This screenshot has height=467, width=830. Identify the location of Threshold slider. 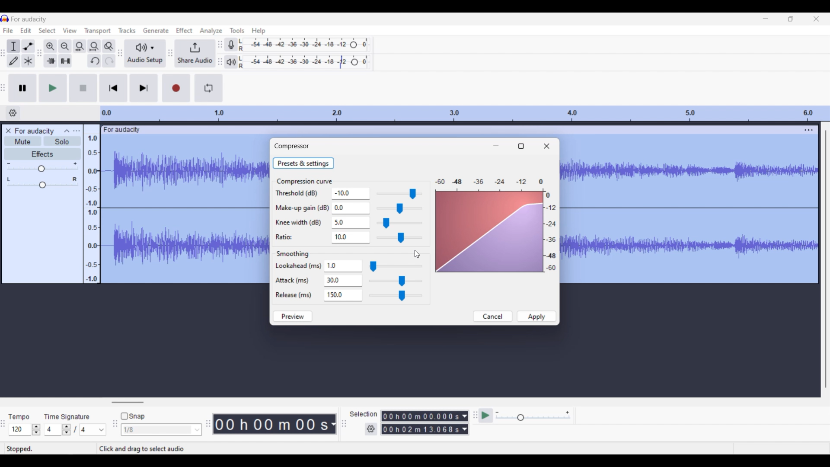
(398, 194).